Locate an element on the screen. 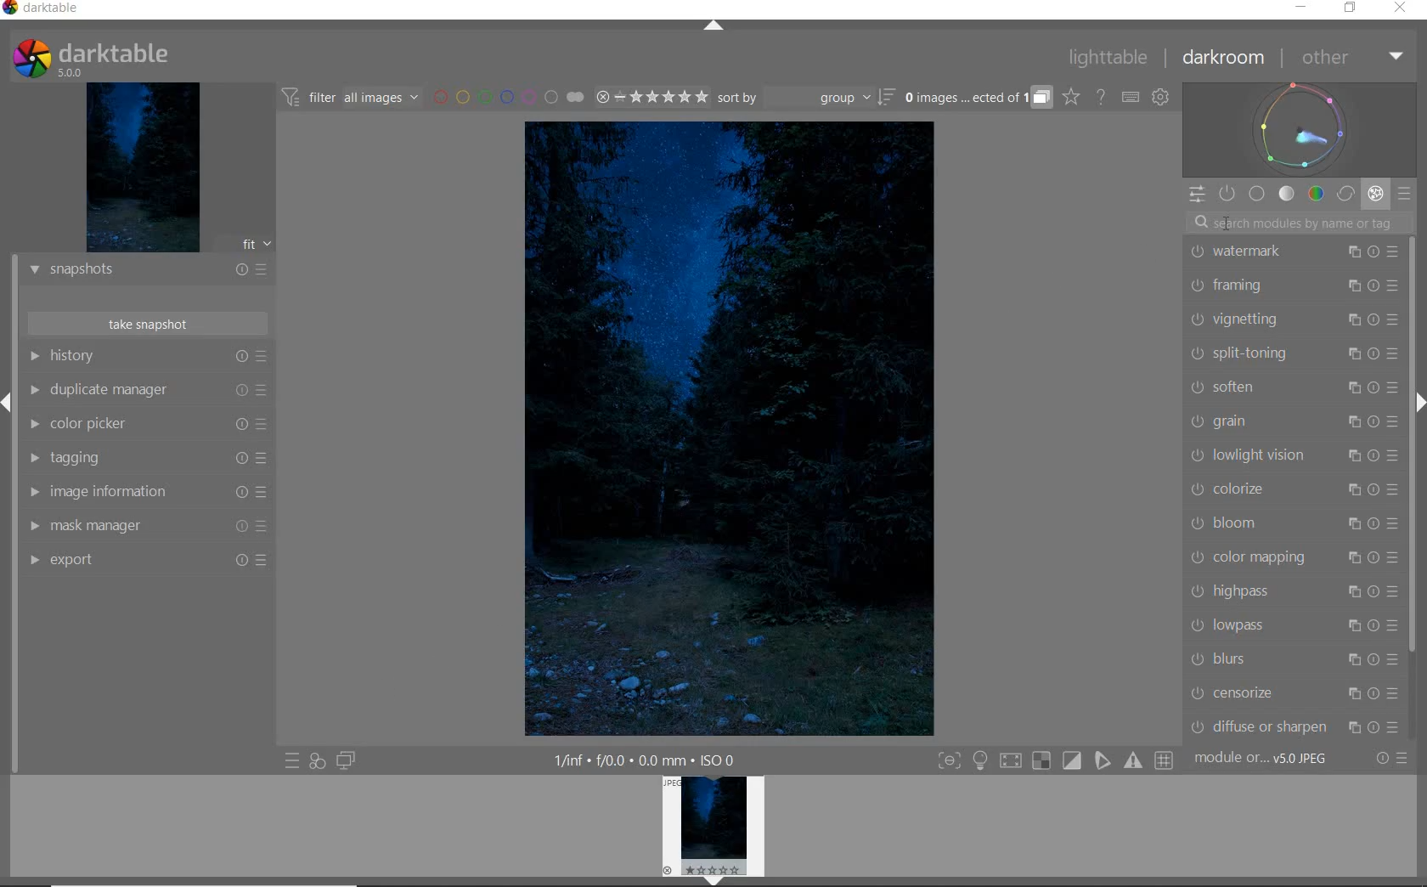 This screenshot has height=887, width=1427. SCROLLBAR is located at coordinates (1415, 307).